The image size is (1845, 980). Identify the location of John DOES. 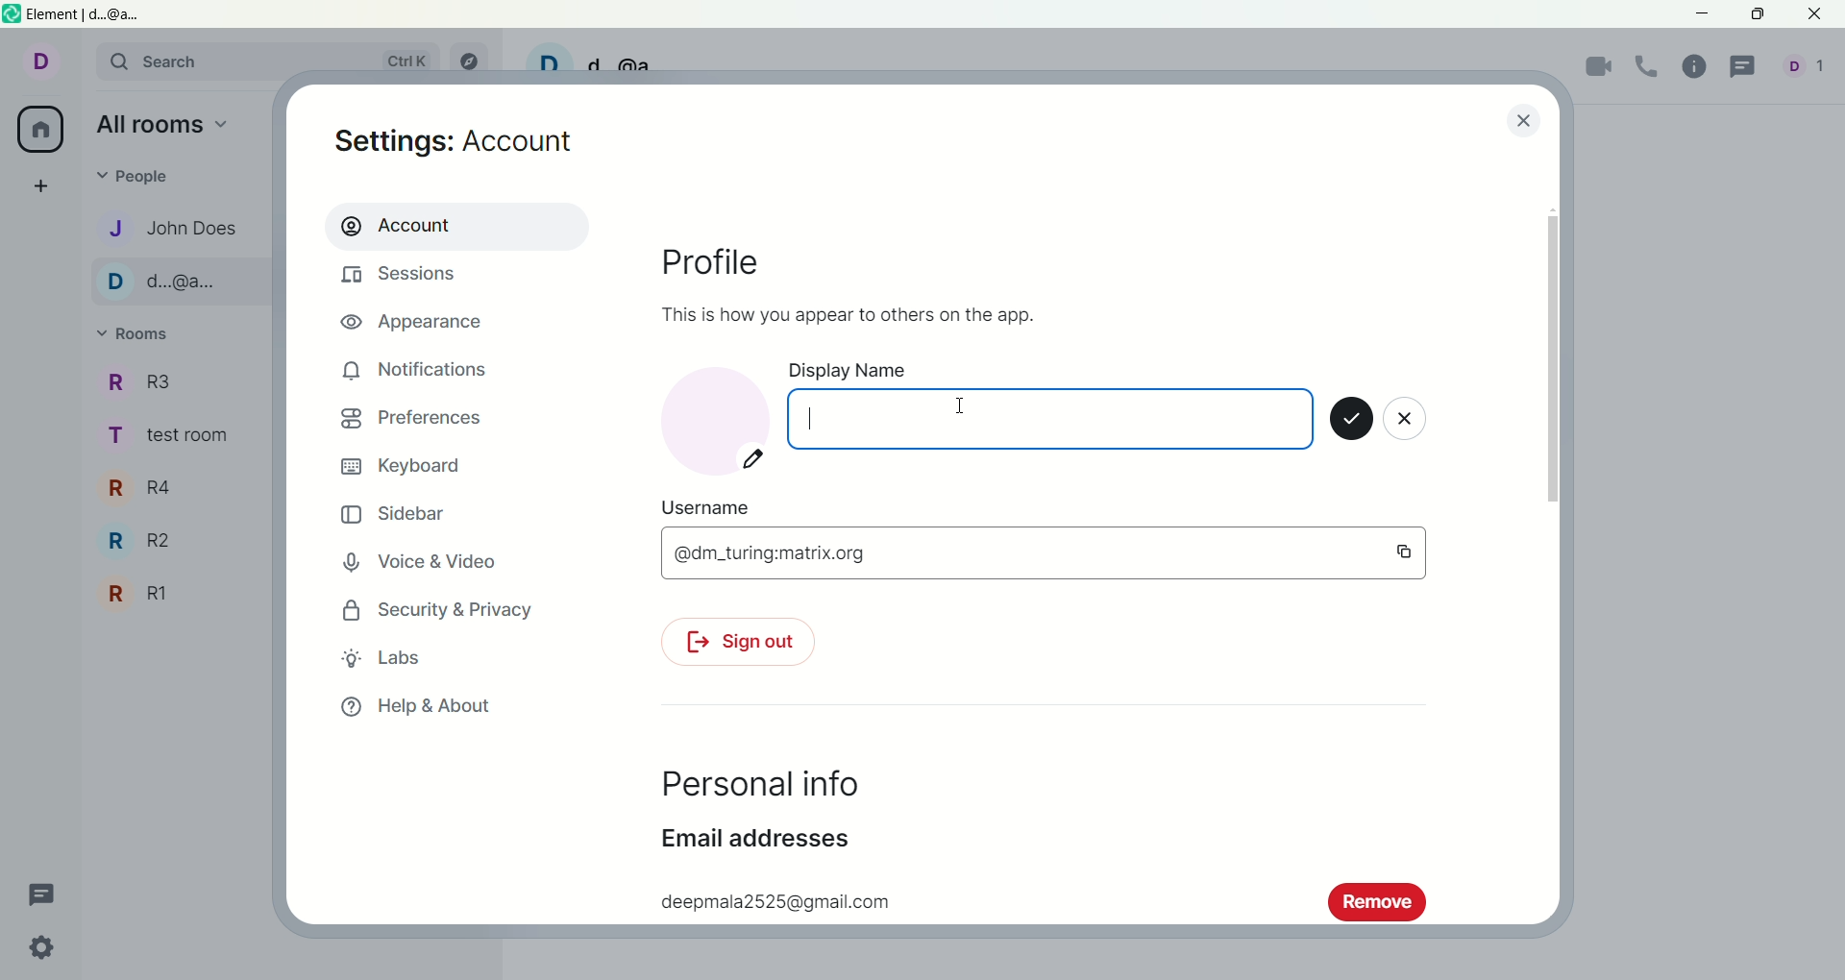
(166, 227).